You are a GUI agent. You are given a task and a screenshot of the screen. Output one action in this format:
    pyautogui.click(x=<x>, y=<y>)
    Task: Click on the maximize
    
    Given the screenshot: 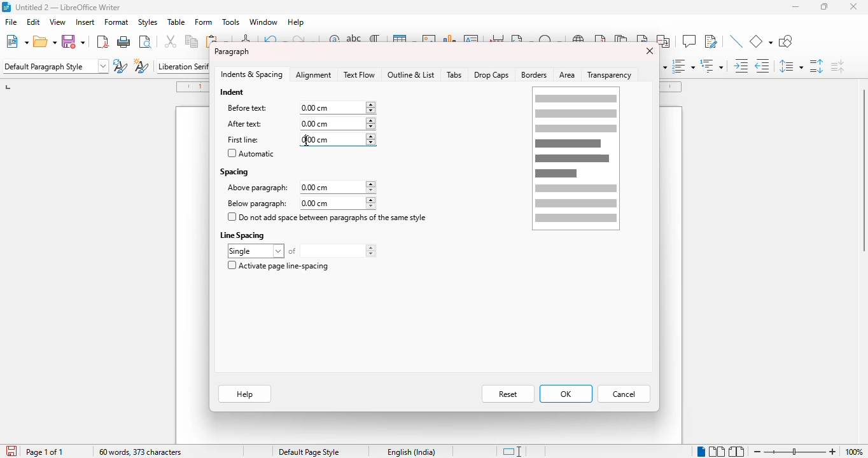 What is the action you would take?
    pyautogui.click(x=825, y=6)
    